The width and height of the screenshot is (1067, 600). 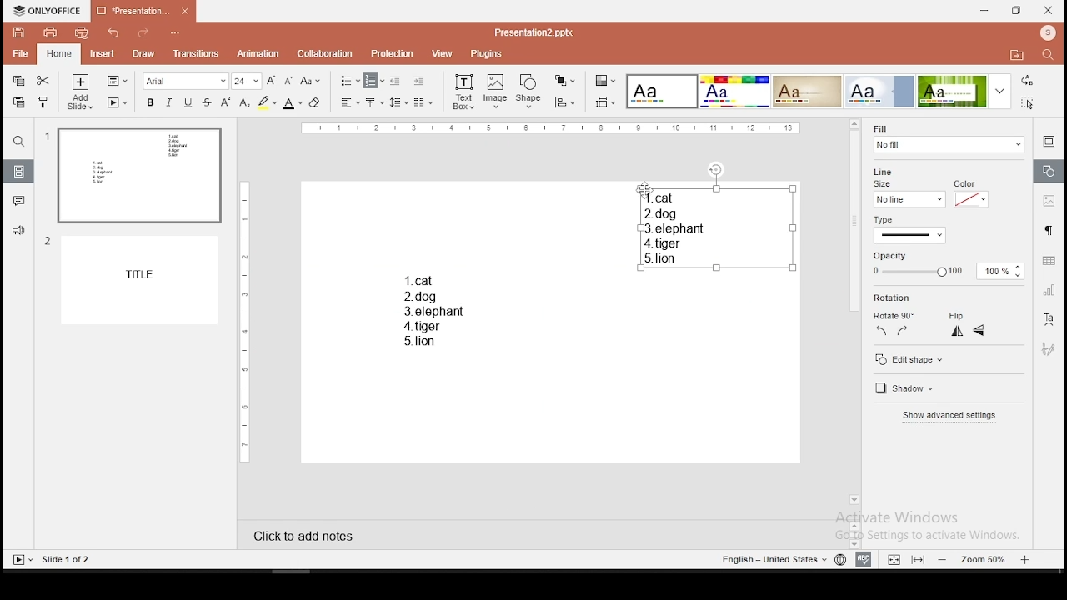 I want to click on bold, so click(x=148, y=102).